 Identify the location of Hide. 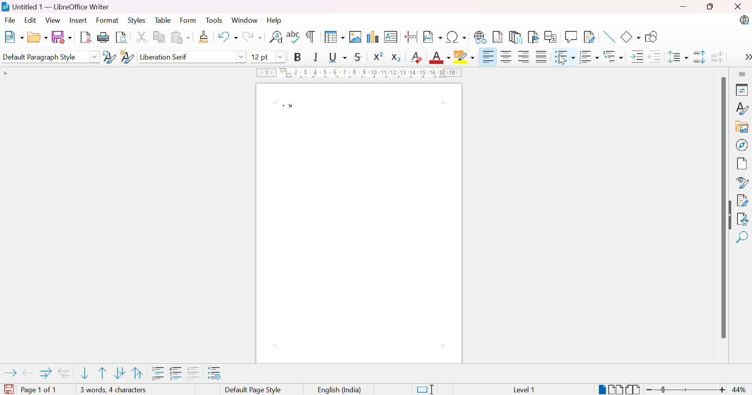
(729, 220).